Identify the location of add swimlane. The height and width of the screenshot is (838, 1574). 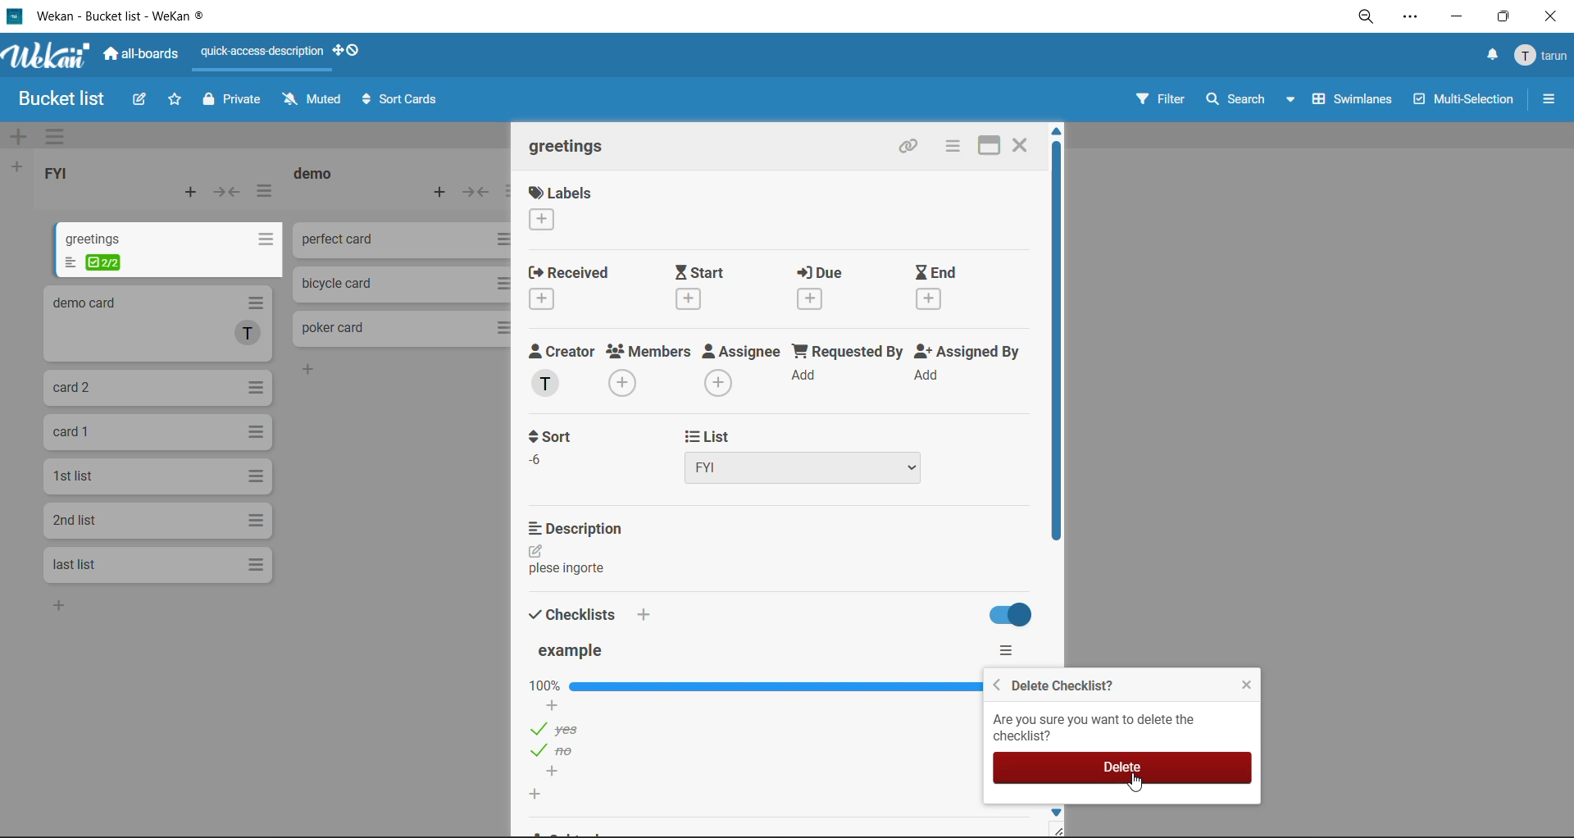
(19, 134).